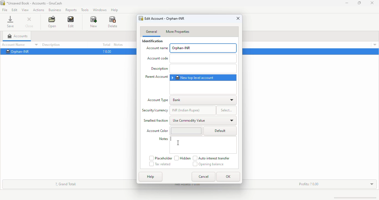 The width and height of the screenshot is (379, 200). What do you see at coordinates (347, 3) in the screenshot?
I see `minimize` at bounding box center [347, 3].